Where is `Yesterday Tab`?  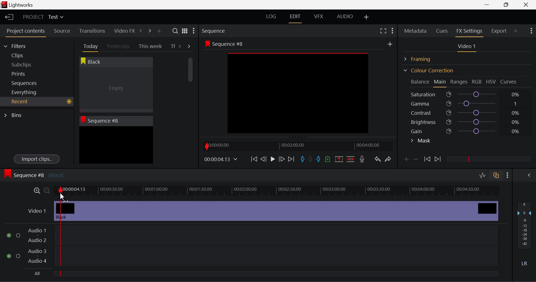 Yesterday Tab is located at coordinates (119, 47).